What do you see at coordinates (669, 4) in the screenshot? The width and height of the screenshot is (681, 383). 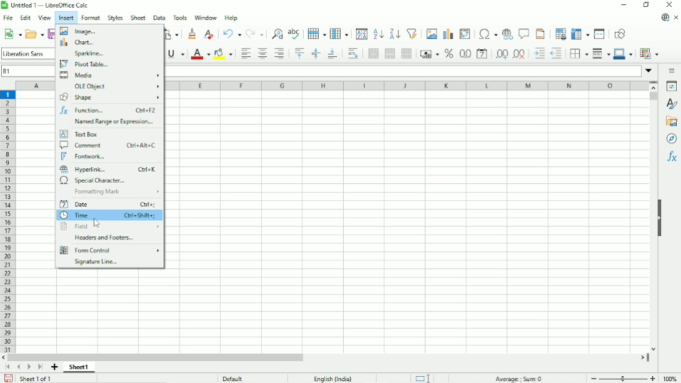 I see `Close` at bounding box center [669, 4].